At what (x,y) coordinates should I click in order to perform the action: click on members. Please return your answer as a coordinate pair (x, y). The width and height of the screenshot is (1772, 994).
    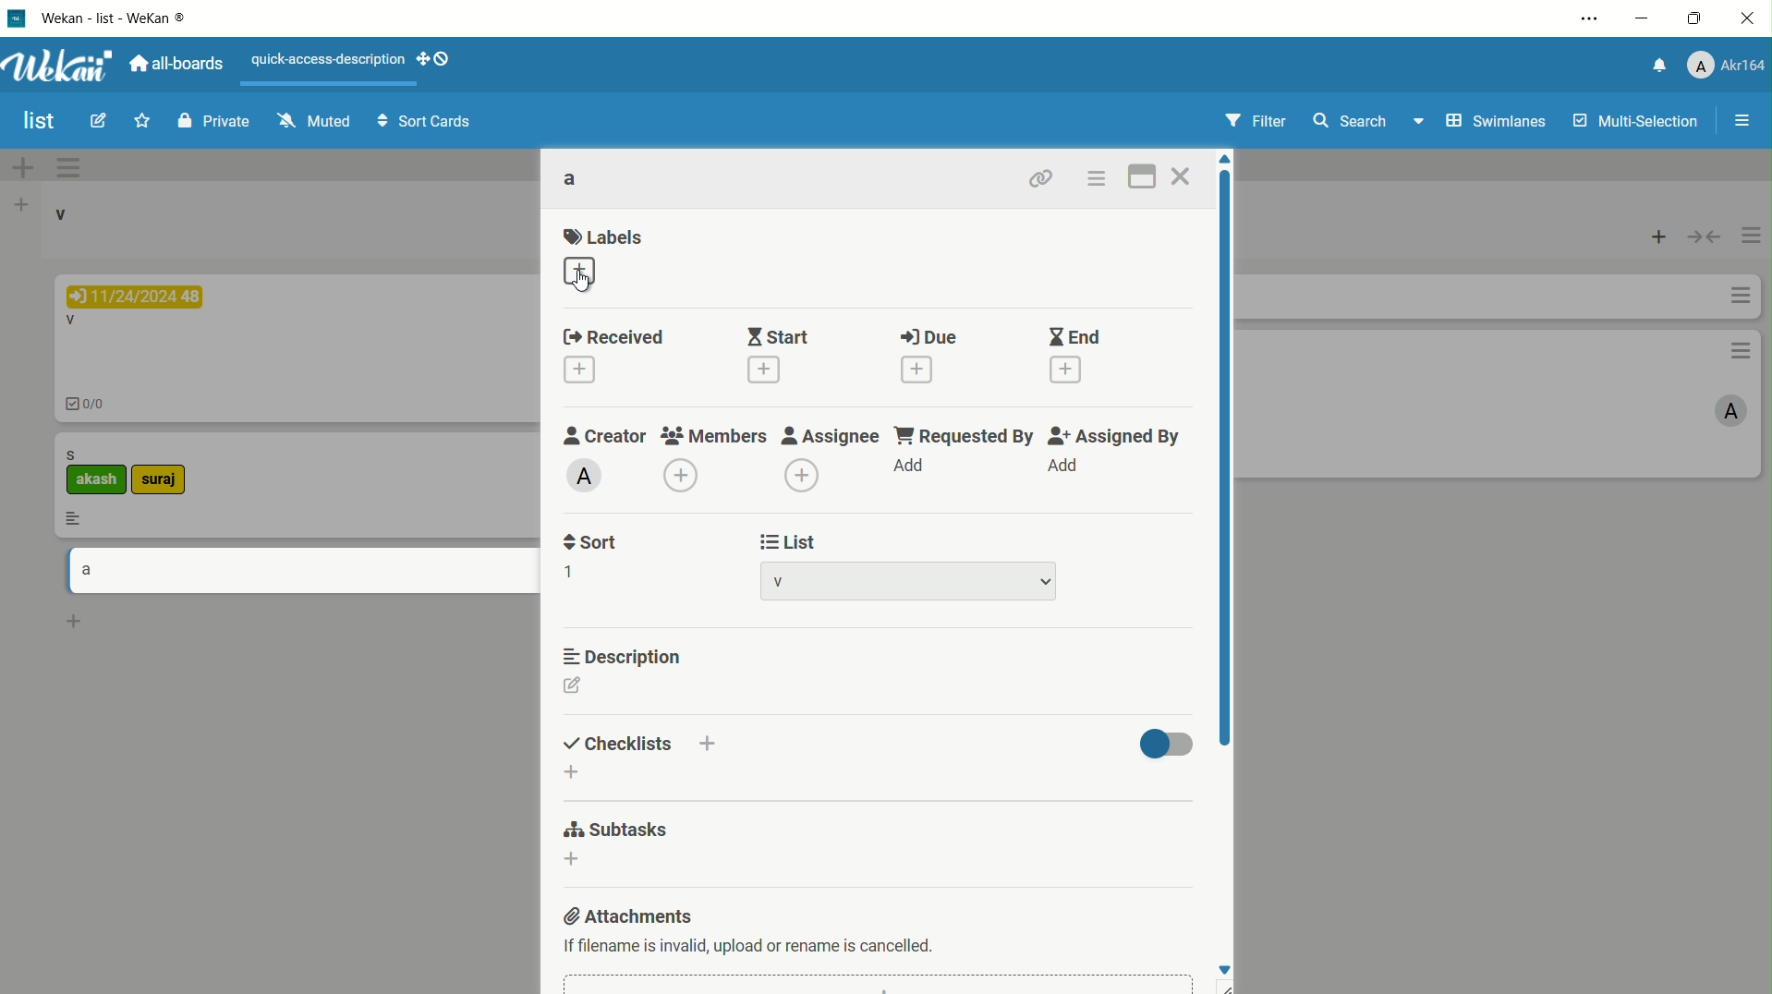
    Looking at the image, I should click on (717, 437).